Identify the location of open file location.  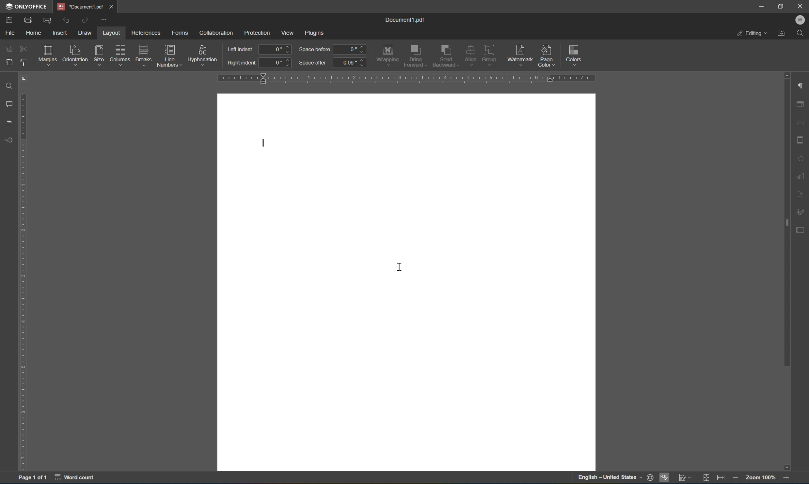
(781, 34).